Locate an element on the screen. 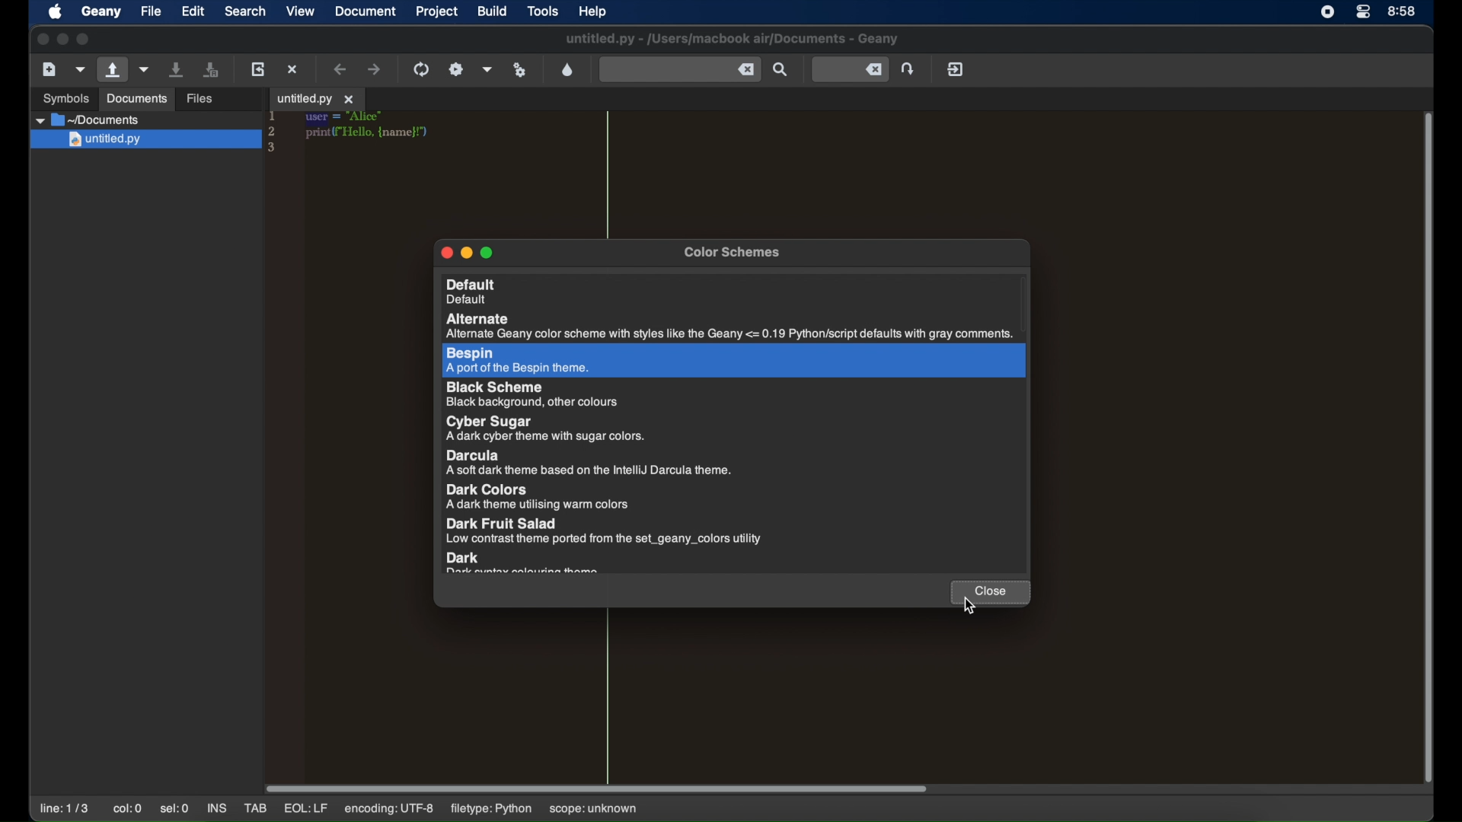 This screenshot has width=1462, height=822. scope: unknown is located at coordinates (593, 809).